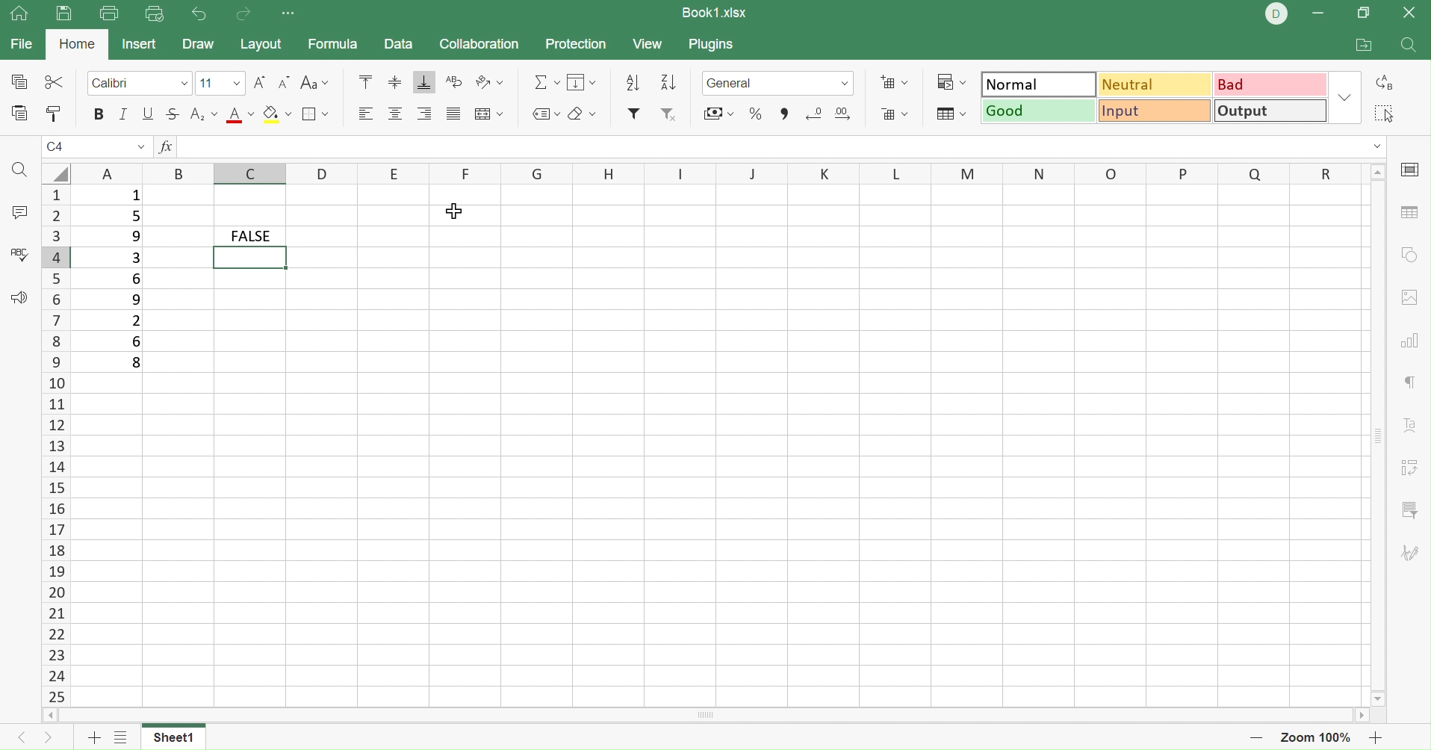 The height and width of the screenshot is (750, 1431). I want to click on Book1.xlsx, so click(714, 12).